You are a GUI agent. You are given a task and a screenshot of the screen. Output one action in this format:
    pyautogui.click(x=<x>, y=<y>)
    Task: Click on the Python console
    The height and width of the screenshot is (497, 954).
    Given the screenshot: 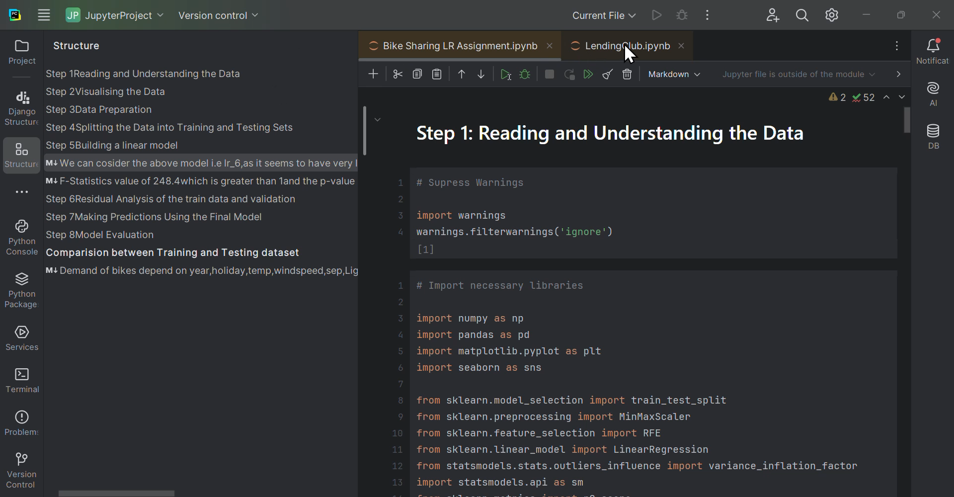 What is the action you would take?
    pyautogui.click(x=19, y=238)
    